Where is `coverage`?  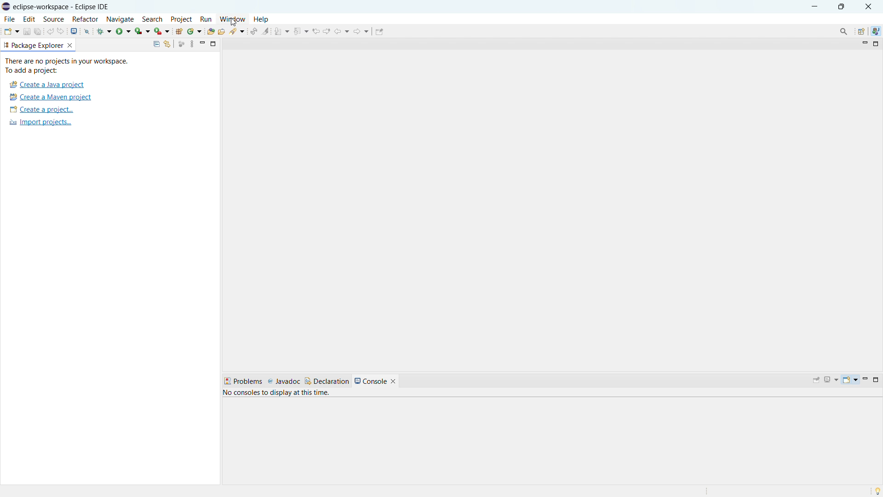
coverage is located at coordinates (142, 31).